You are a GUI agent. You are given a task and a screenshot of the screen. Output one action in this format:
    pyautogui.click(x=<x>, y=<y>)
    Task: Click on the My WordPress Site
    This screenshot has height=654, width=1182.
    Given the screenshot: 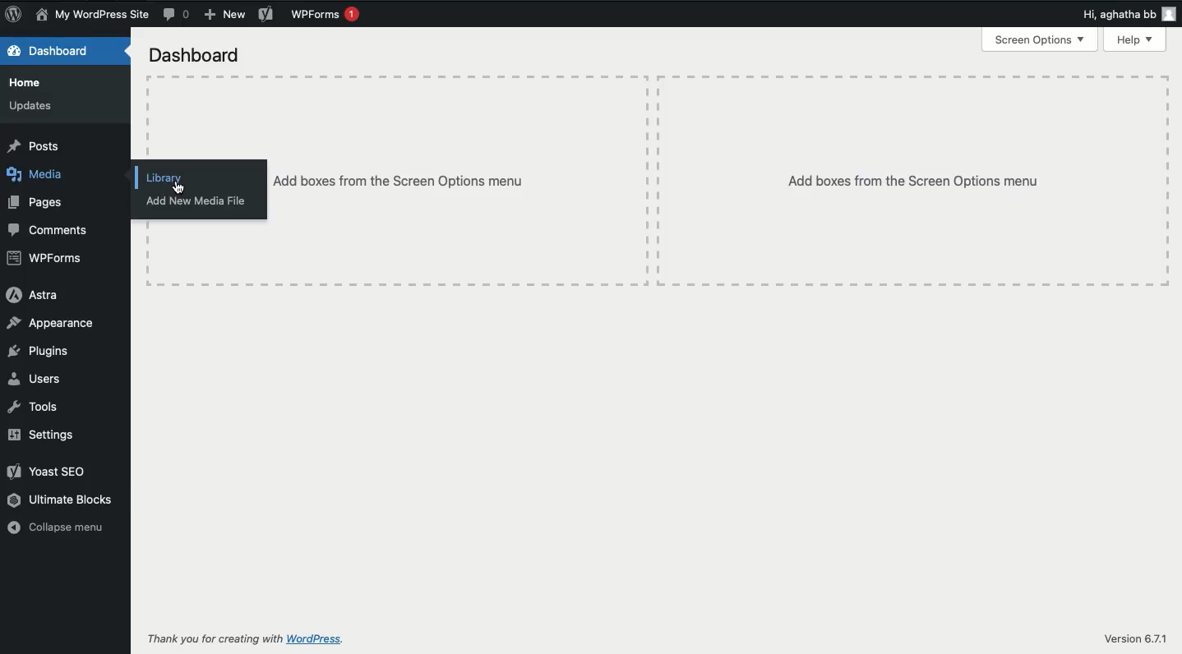 What is the action you would take?
    pyautogui.click(x=92, y=16)
    